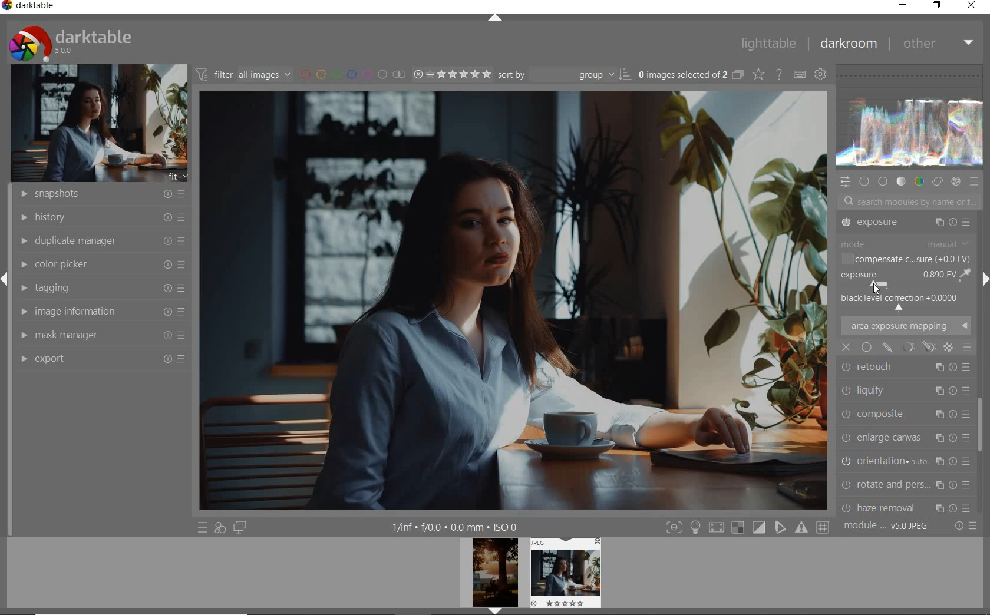  What do you see at coordinates (757, 74) in the screenshot?
I see `CHANGE TYPE OF OVERRELAY` at bounding box center [757, 74].